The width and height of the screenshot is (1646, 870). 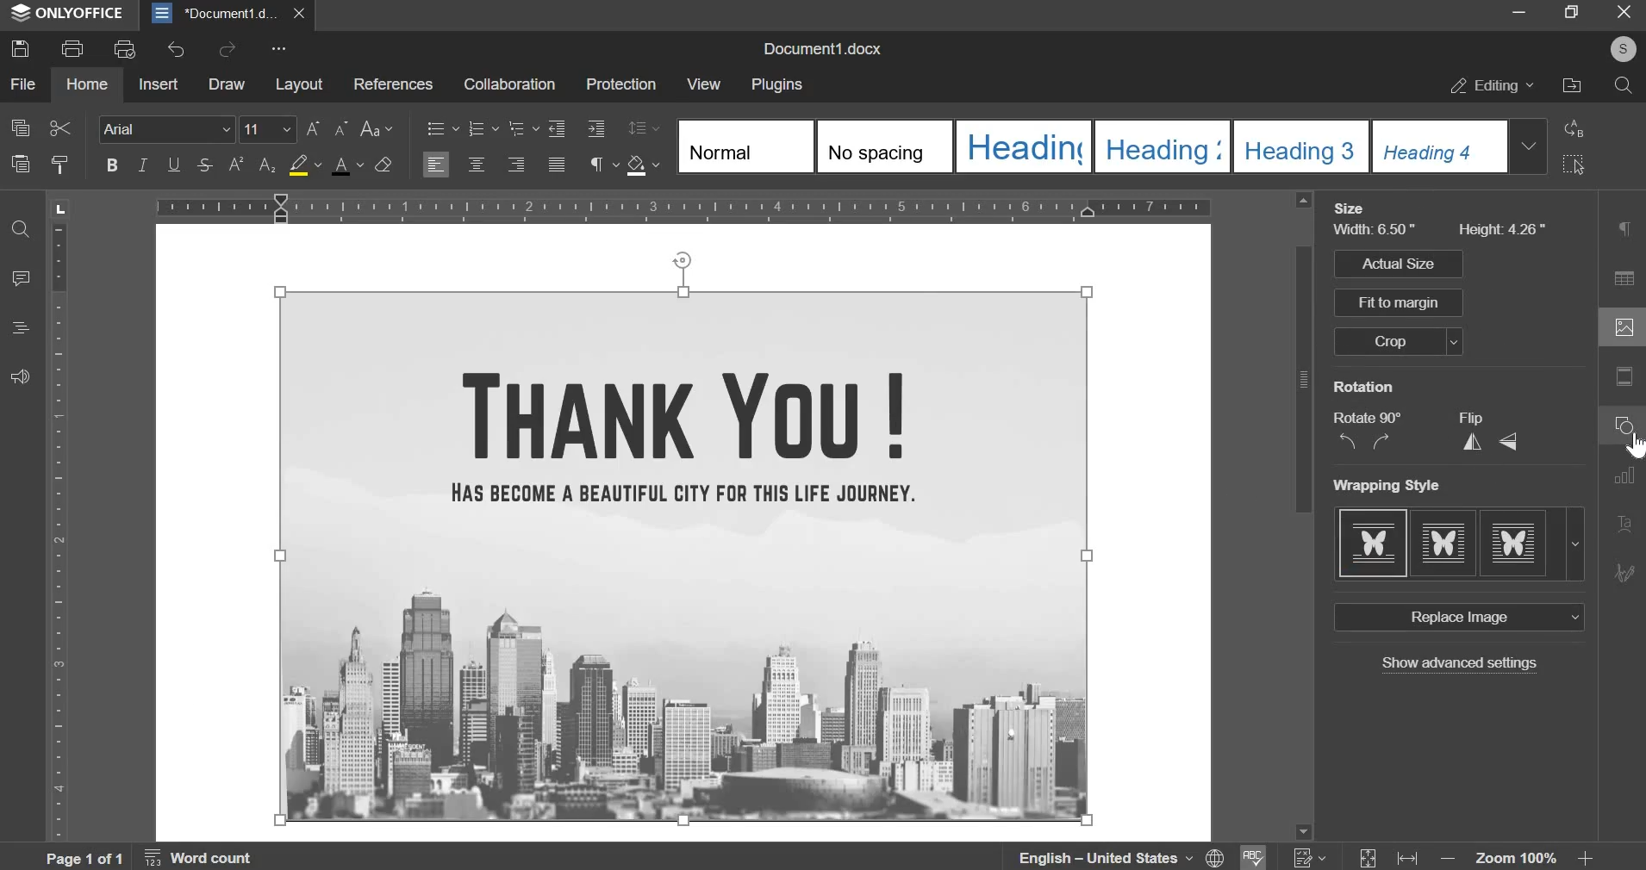 I want to click on numbering, so click(x=482, y=128).